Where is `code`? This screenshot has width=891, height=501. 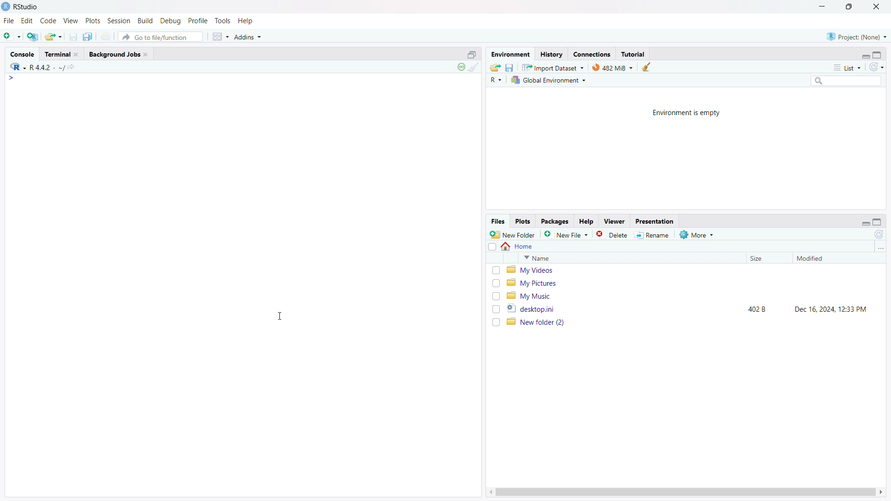 code is located at coordinates (48, 21).